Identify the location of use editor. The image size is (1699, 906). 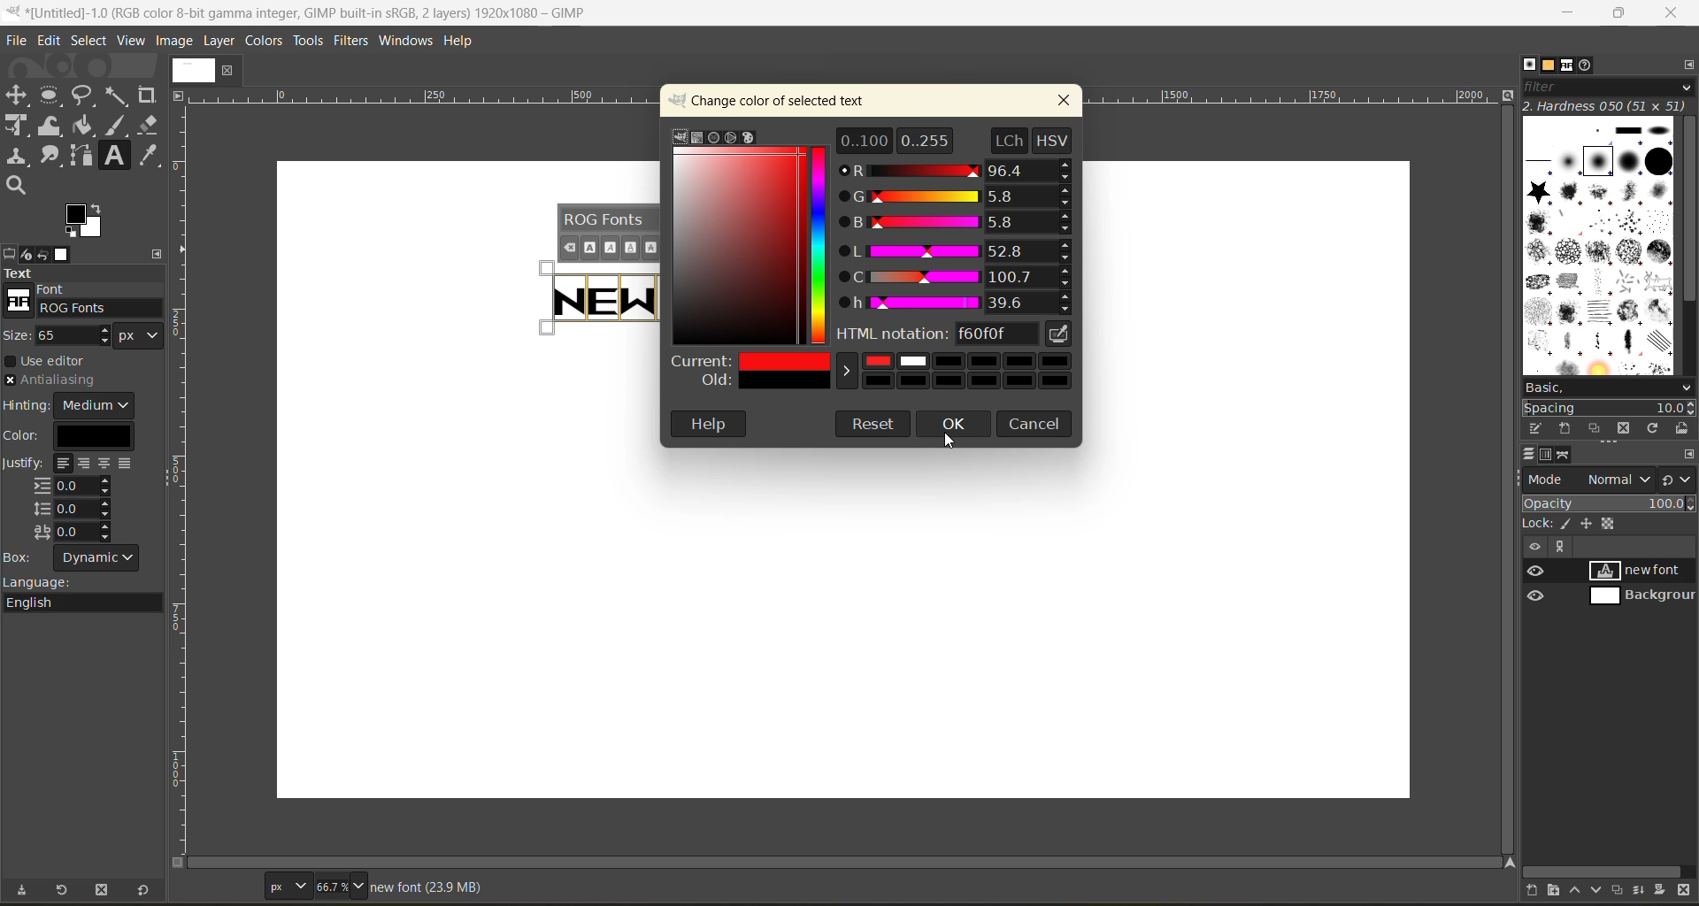
(54, 361).